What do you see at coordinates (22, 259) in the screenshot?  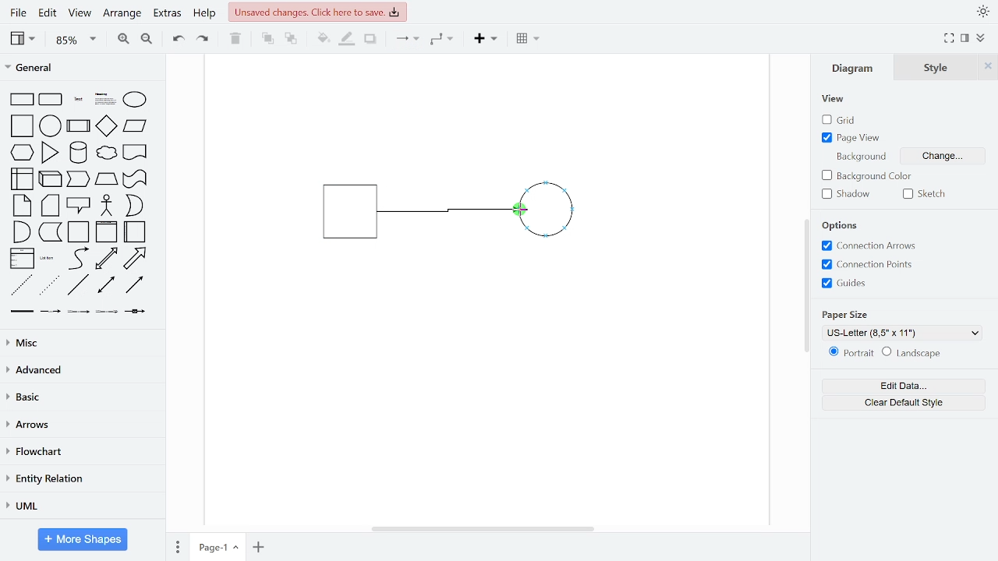 I see `list` at bounding box center [22, 259].